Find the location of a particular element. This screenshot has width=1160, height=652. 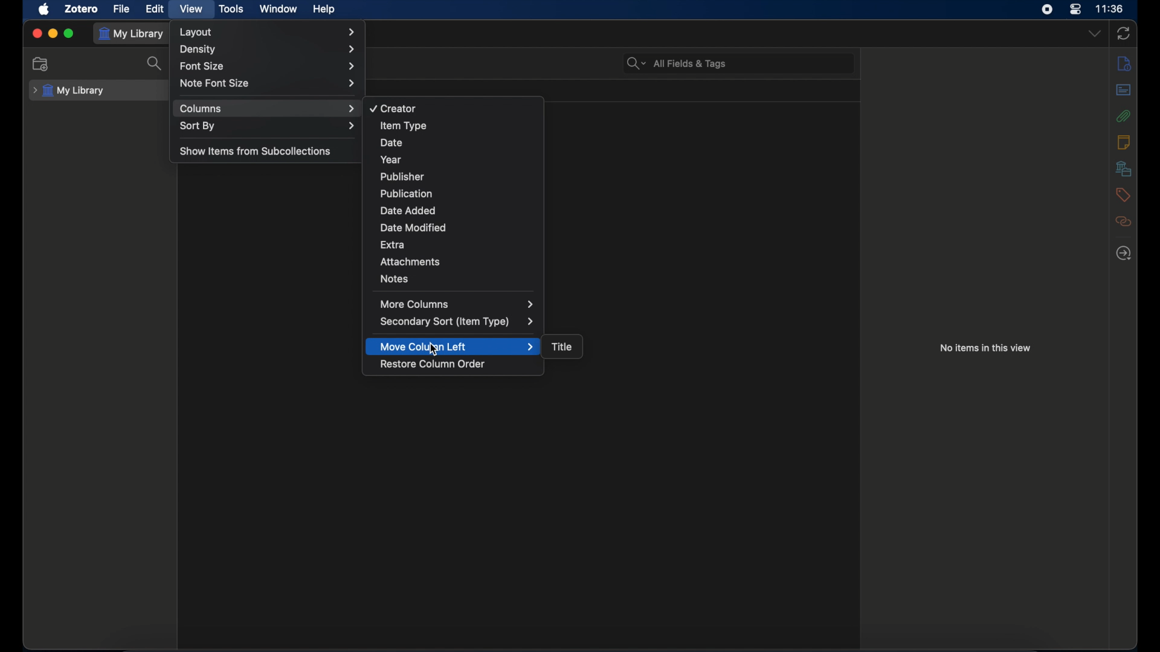

tools is located at coordinates (232, 9).